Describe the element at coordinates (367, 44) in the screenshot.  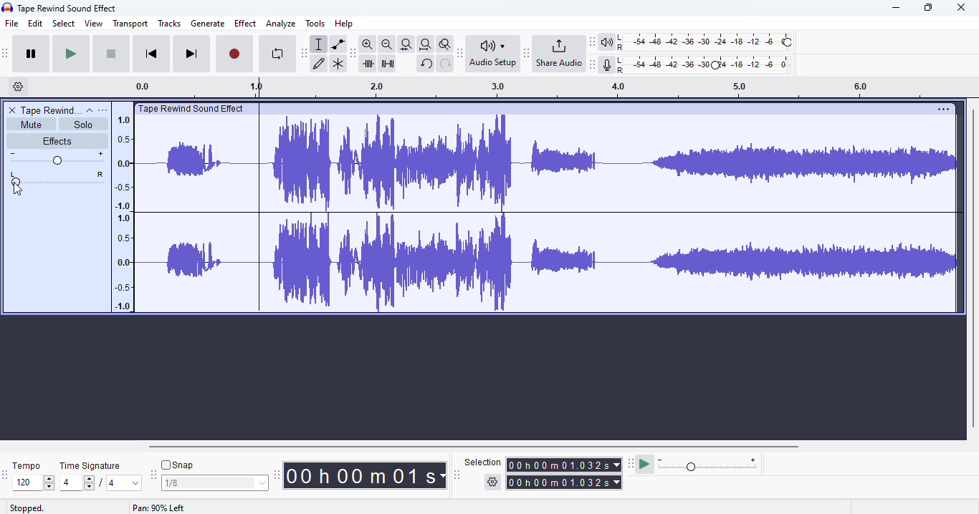
I see `zoom in` at that location.